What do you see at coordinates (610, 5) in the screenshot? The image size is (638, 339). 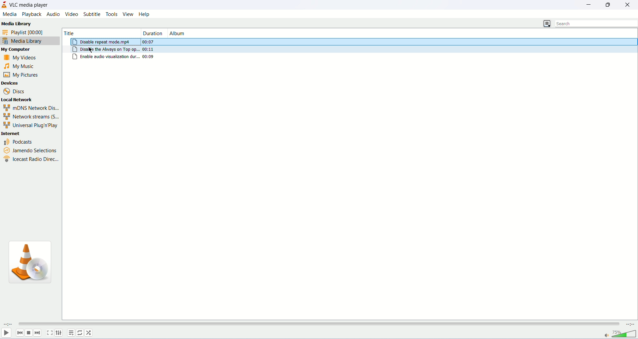 I see `maximize` at bounding box center [610, 5].